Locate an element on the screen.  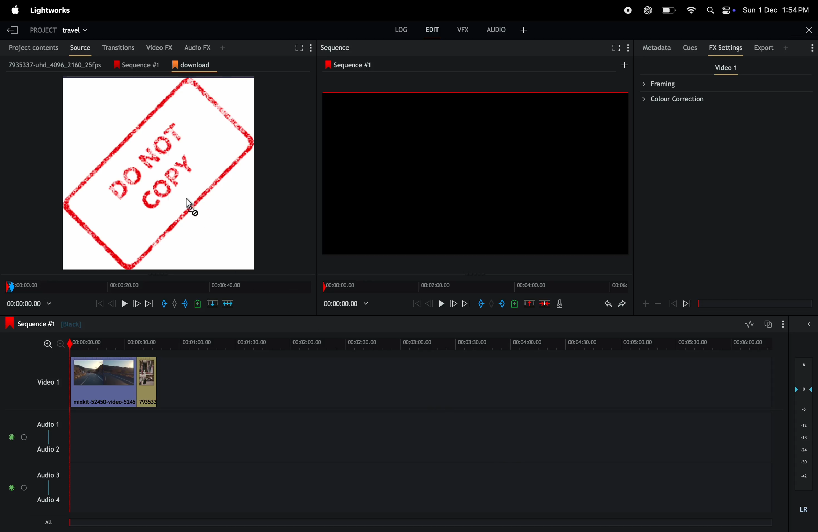
previous frame is located at coordinates (429, 303).